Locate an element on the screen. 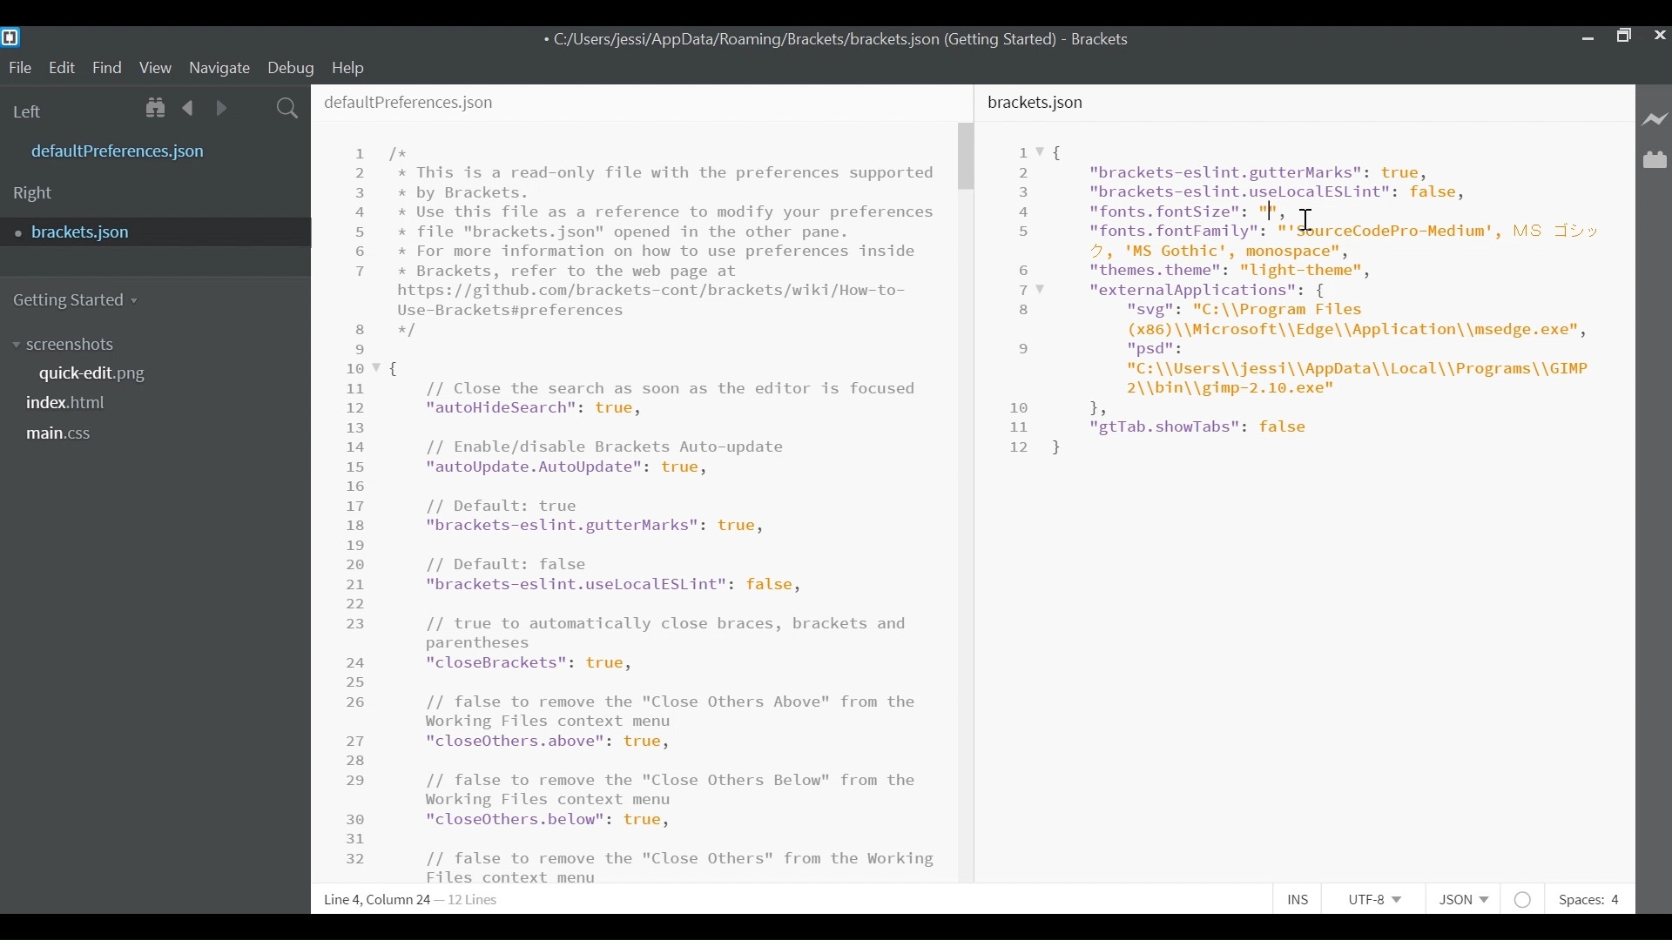 The width and height of the screenshot is (1672, 940). Brackets Desktop Icon is located at coordinates (12, 37).